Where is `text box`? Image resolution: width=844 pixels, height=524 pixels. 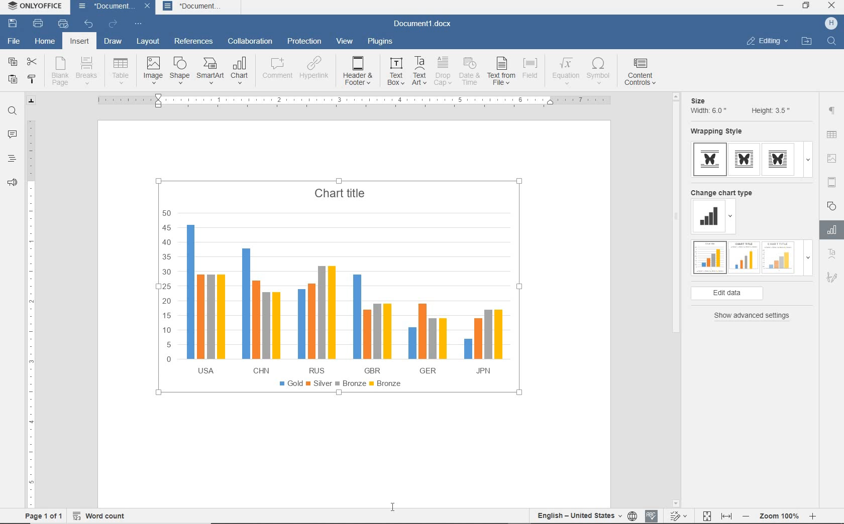
text box is located at coordinates (395, 73).